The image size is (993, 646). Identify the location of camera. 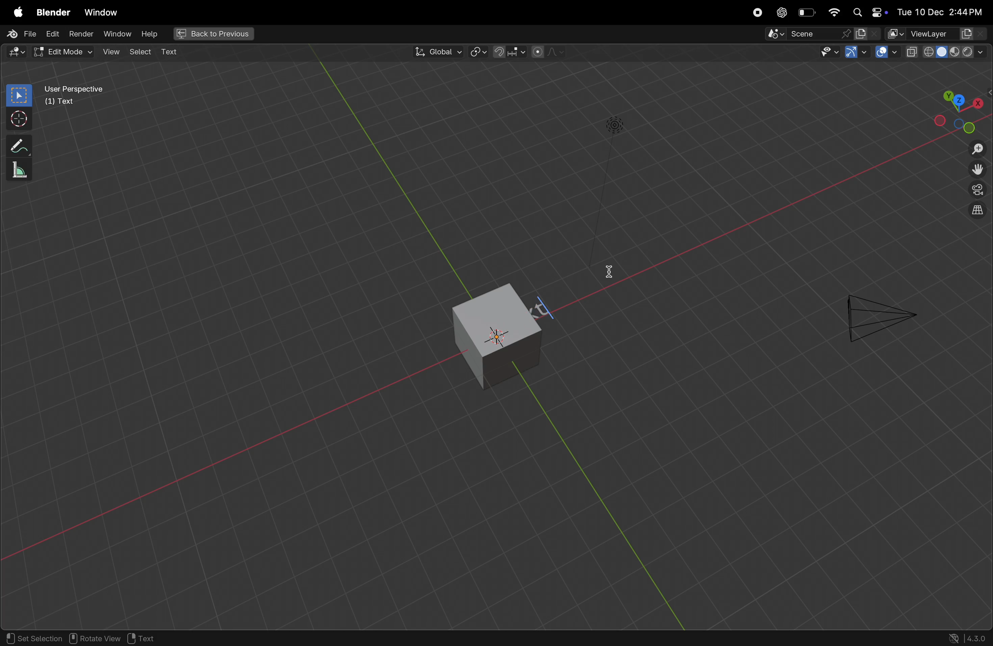
(878, 314).